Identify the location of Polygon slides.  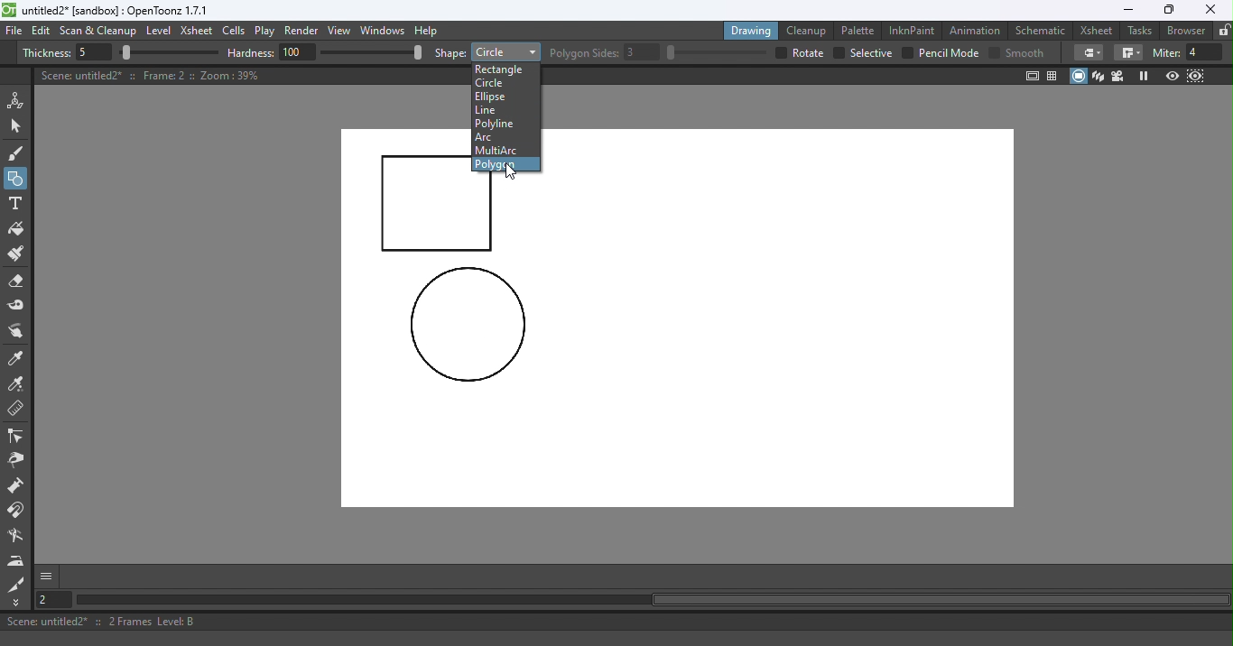
(584, 53).